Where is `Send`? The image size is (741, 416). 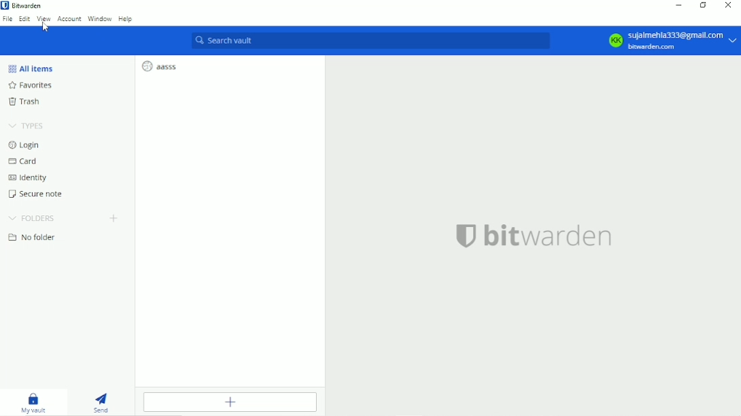 Send is located at coordinates (103, 401).